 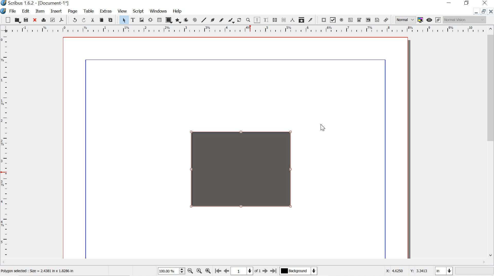 I want to click on pdf text field, so click(x=351, y=20).